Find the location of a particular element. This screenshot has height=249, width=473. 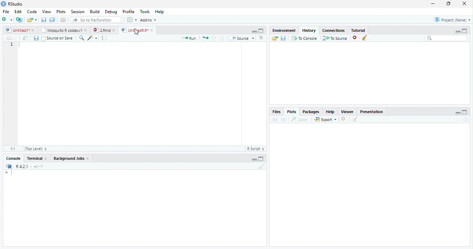

Re-run the previous code region is located at coordinates (205, 38).